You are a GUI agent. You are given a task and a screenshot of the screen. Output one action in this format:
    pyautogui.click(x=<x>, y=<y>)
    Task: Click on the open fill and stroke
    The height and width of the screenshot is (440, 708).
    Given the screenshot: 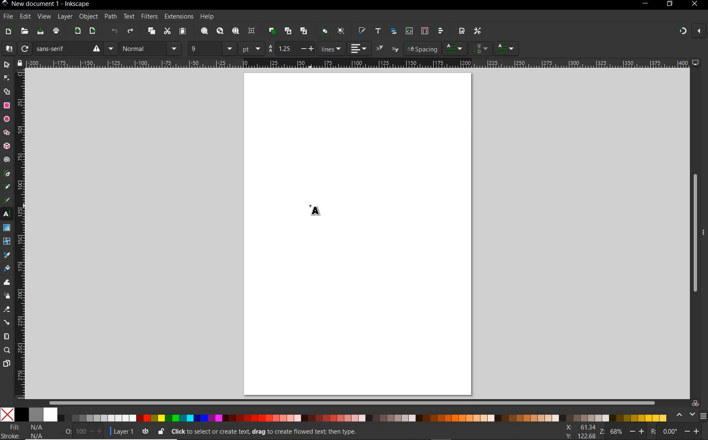 What is the action you would take?
    pyautogui.click(x=361, y=31)
    